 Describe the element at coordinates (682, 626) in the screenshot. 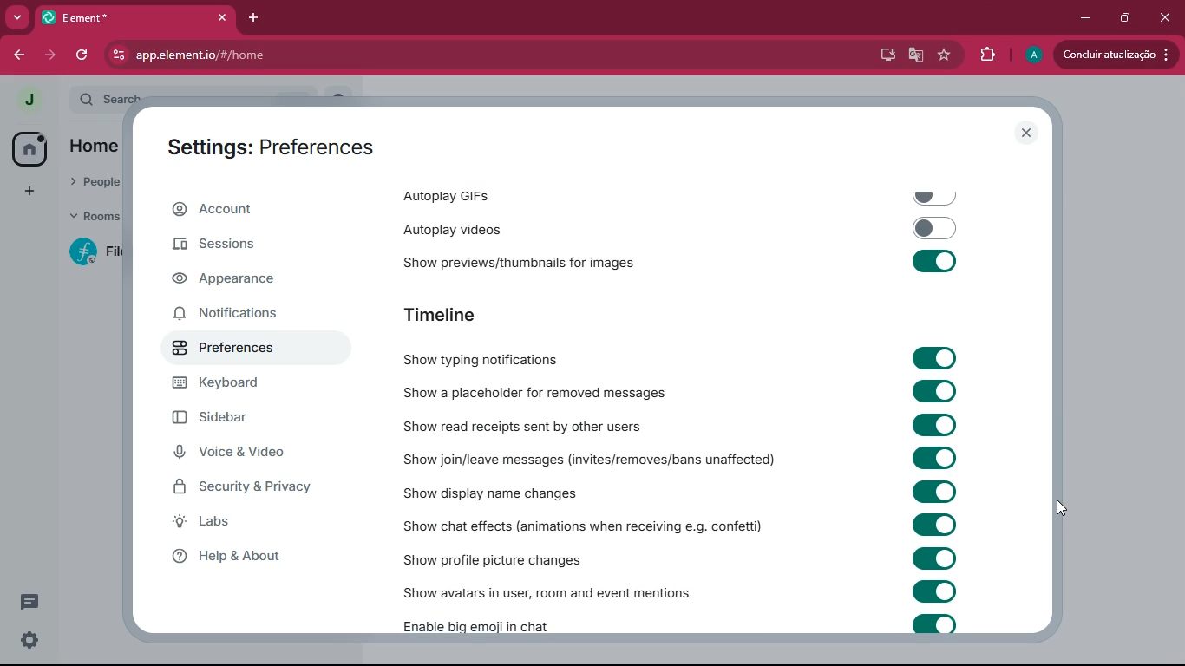

I see `Enable big emoji in chat ` at that location.